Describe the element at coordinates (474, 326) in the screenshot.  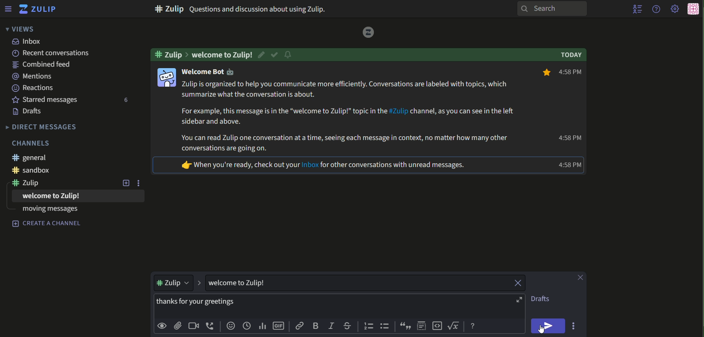
I see `formatting` at that location.